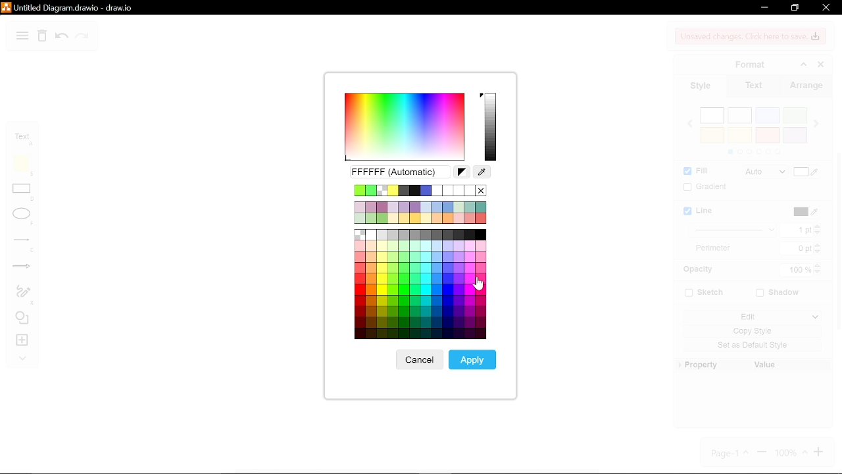  I want to click on Current spectrum, so click(491, 126).